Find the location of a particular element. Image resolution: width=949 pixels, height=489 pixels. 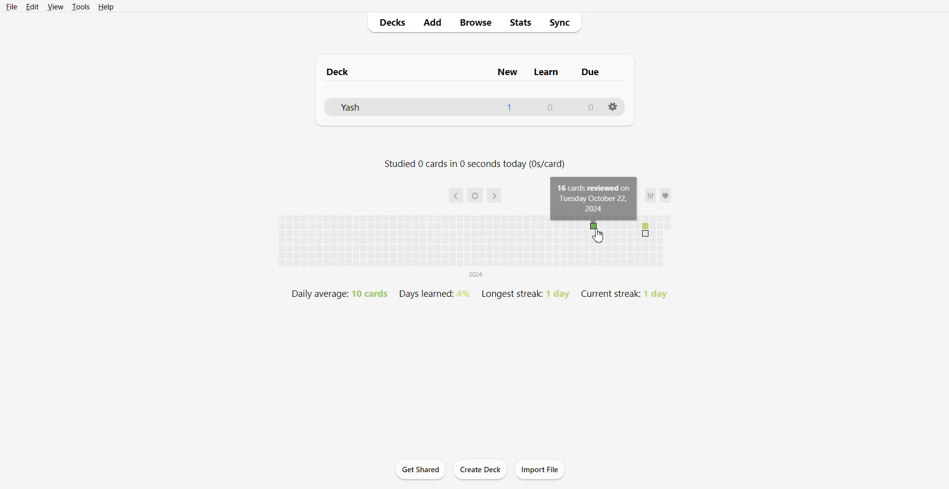

Stats is located at coordinates (523, 22).